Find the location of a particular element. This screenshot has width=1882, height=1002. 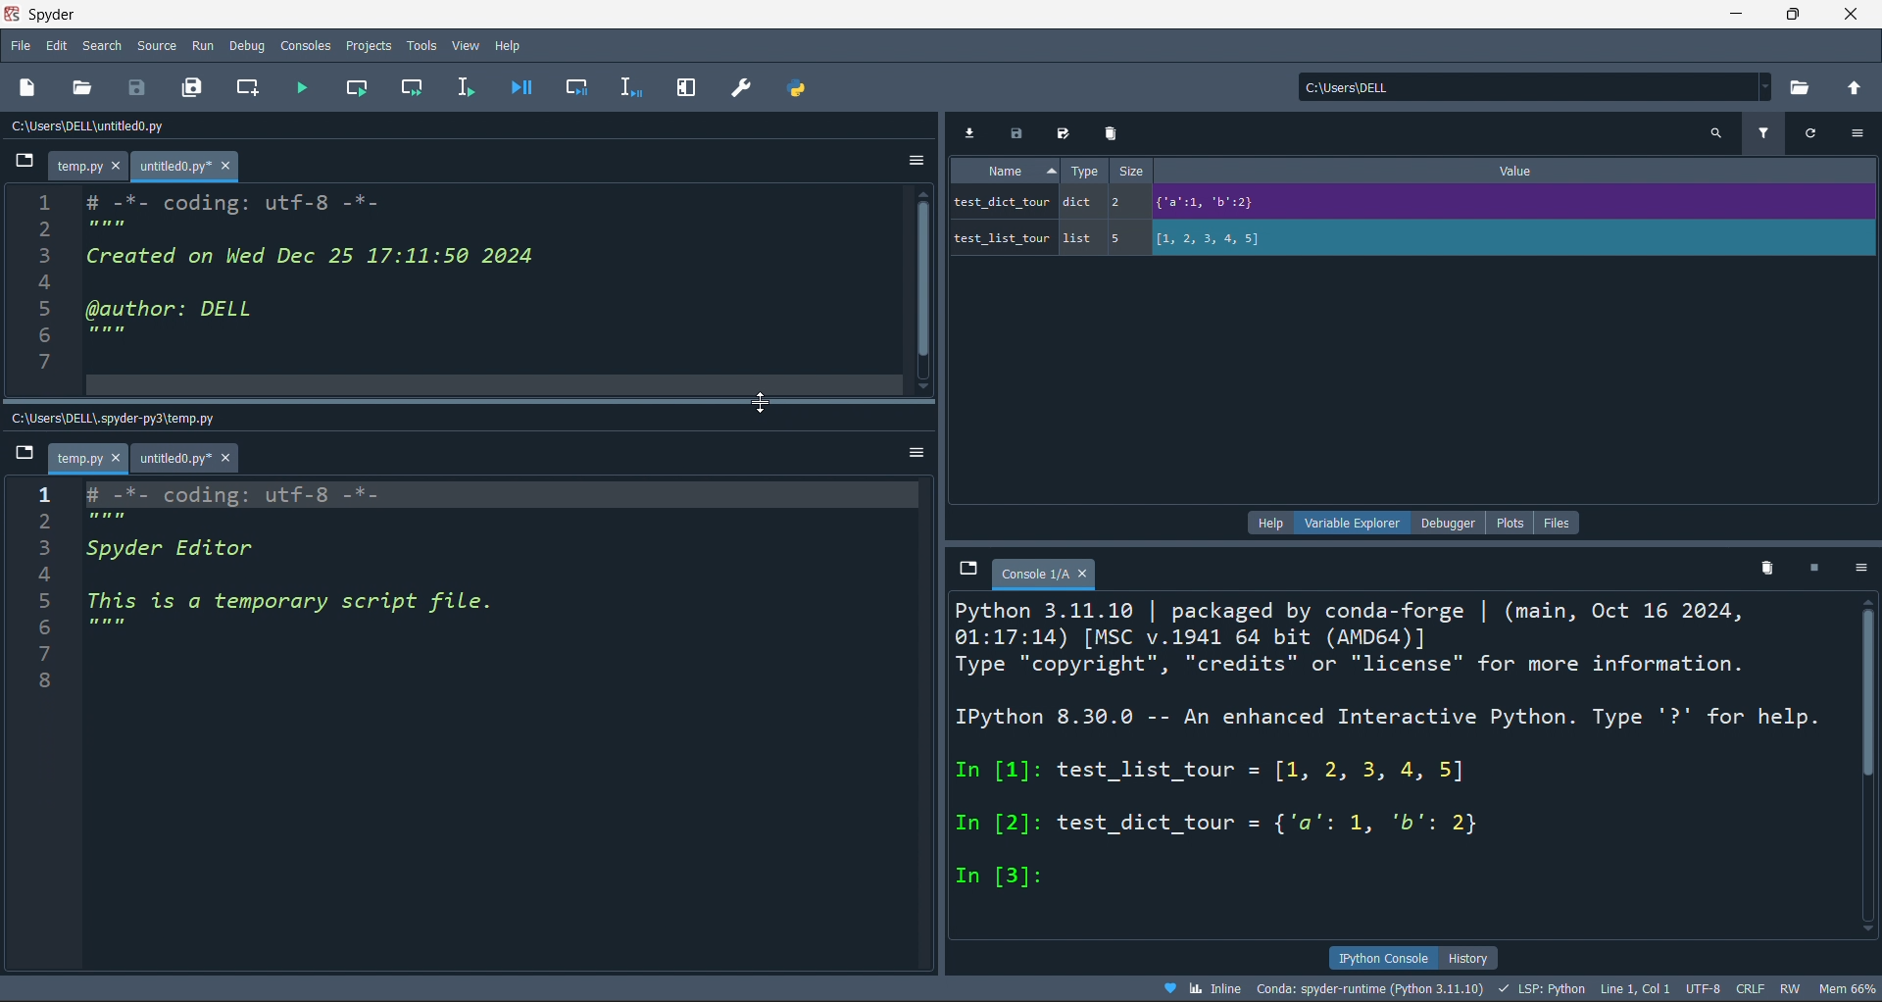

test list tour list 5 |[1,2,3, 4, 5) is located at coordinates (1152, 237).